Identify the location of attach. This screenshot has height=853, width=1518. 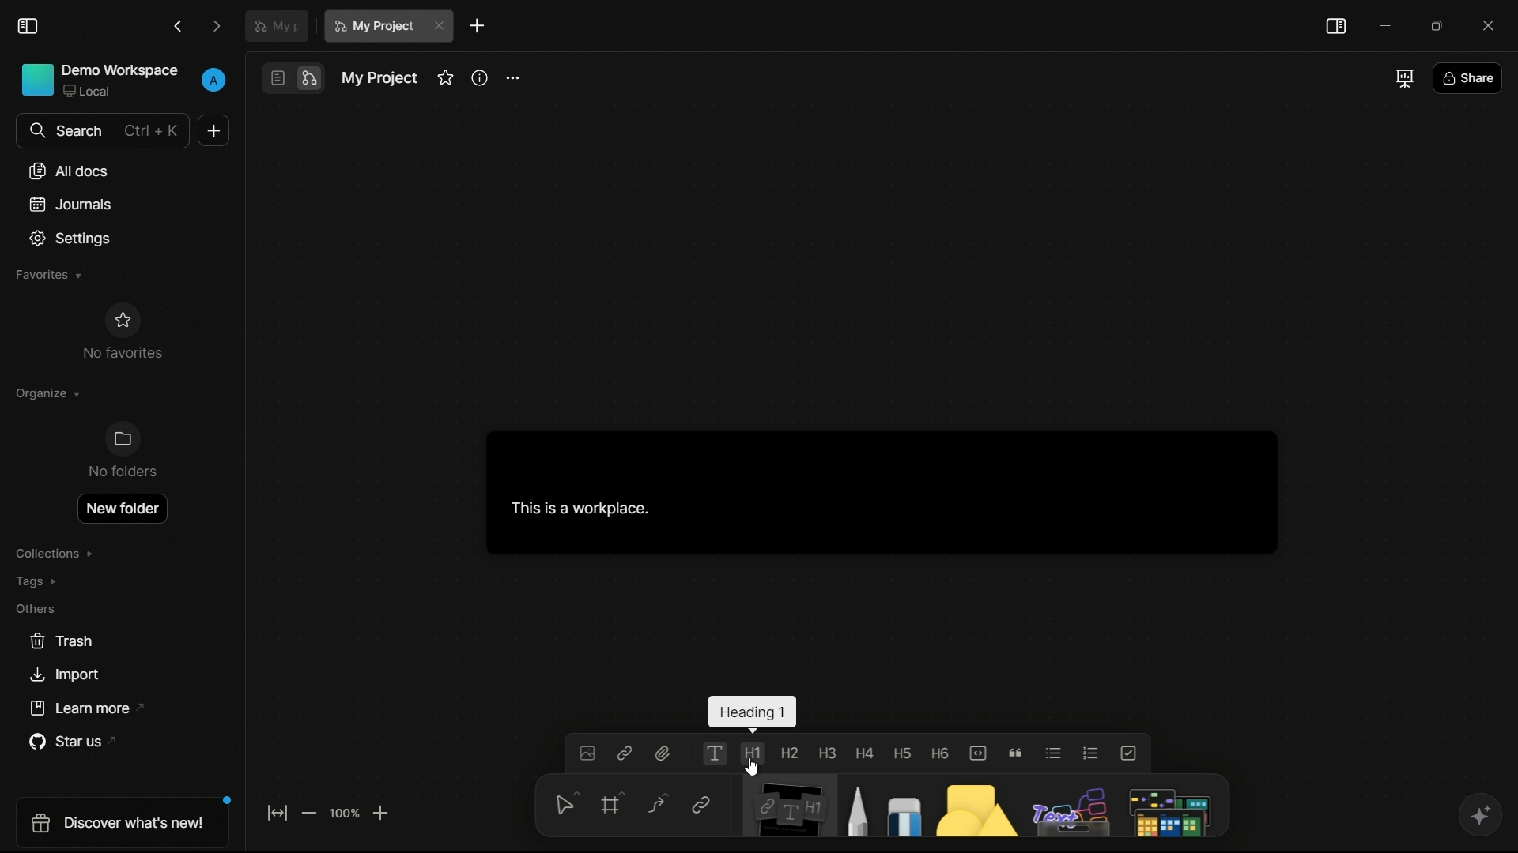
(665, 754).